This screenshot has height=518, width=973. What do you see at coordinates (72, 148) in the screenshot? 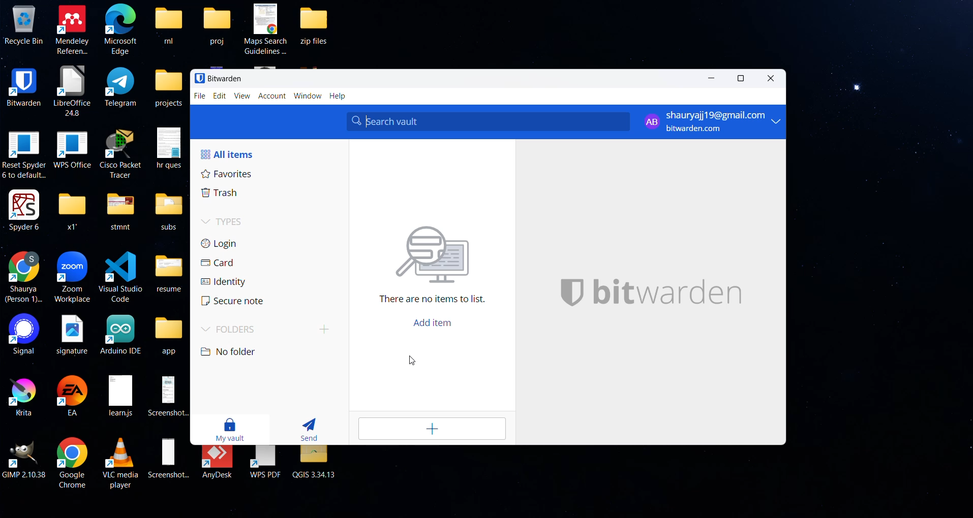
I see `WPS Office` at bounding box center [72, 148].